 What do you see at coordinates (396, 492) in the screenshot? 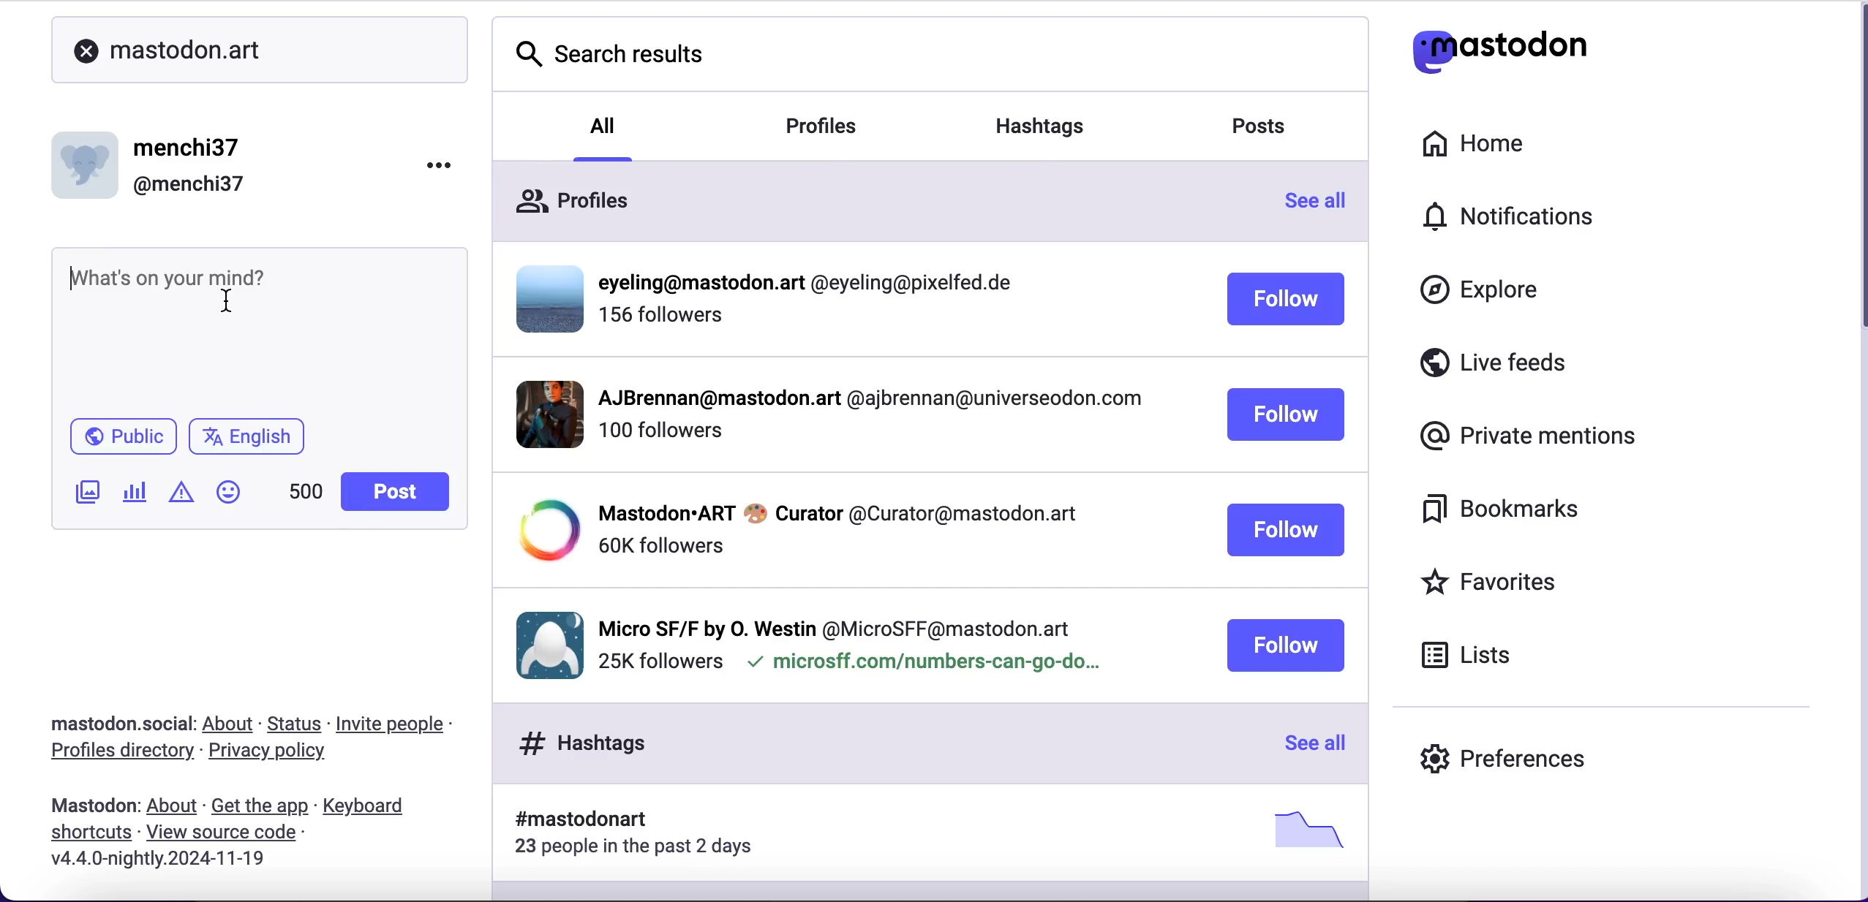
I see `post` at bounding box center [396, 492].